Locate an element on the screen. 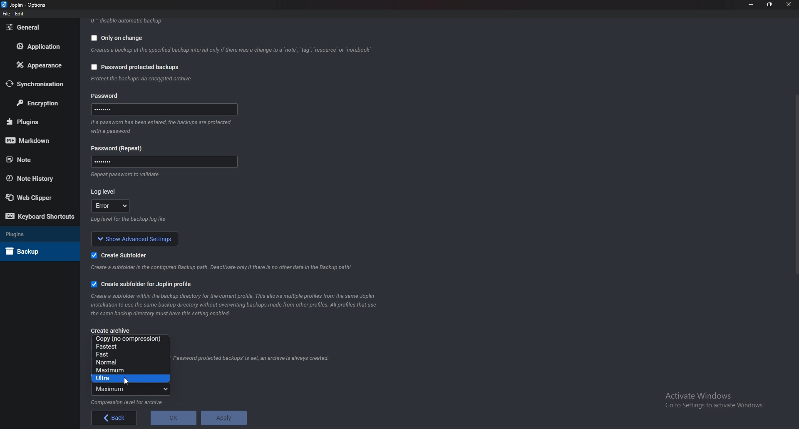 Image resolution: width=799 pixels, height=429 pixels. back is located at coordinates (114, 418).